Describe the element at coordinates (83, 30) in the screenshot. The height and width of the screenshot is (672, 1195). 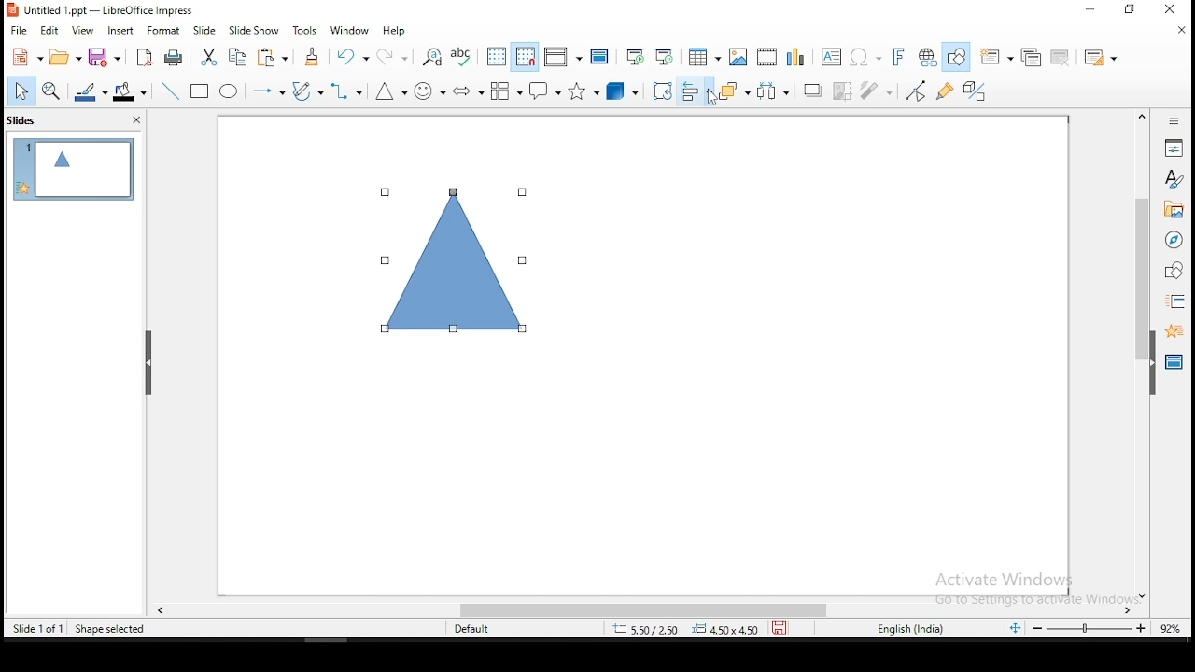
I see `view` at that location.